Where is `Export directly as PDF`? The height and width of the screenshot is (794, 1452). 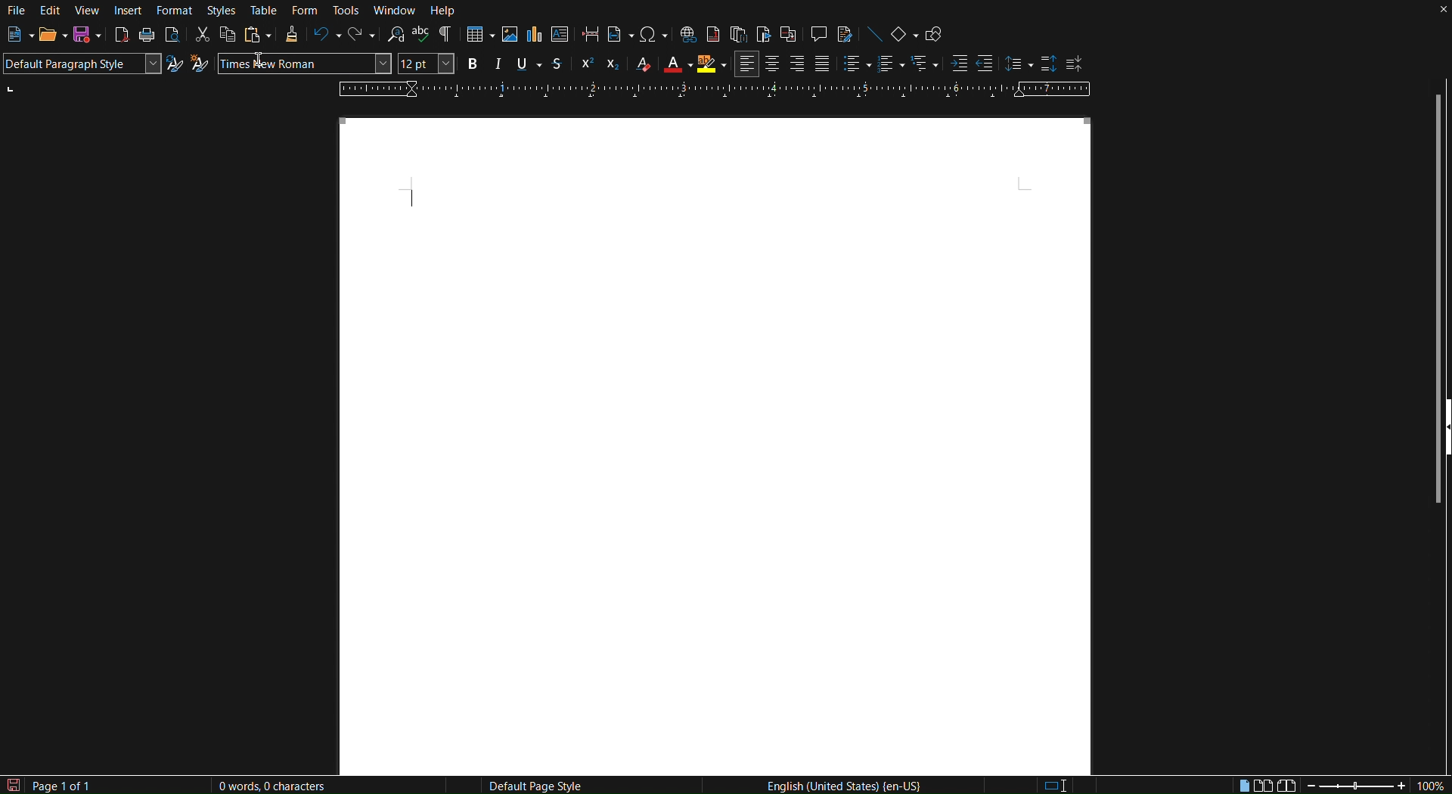 Export directly as PDF is located at coordinates (122, 36).